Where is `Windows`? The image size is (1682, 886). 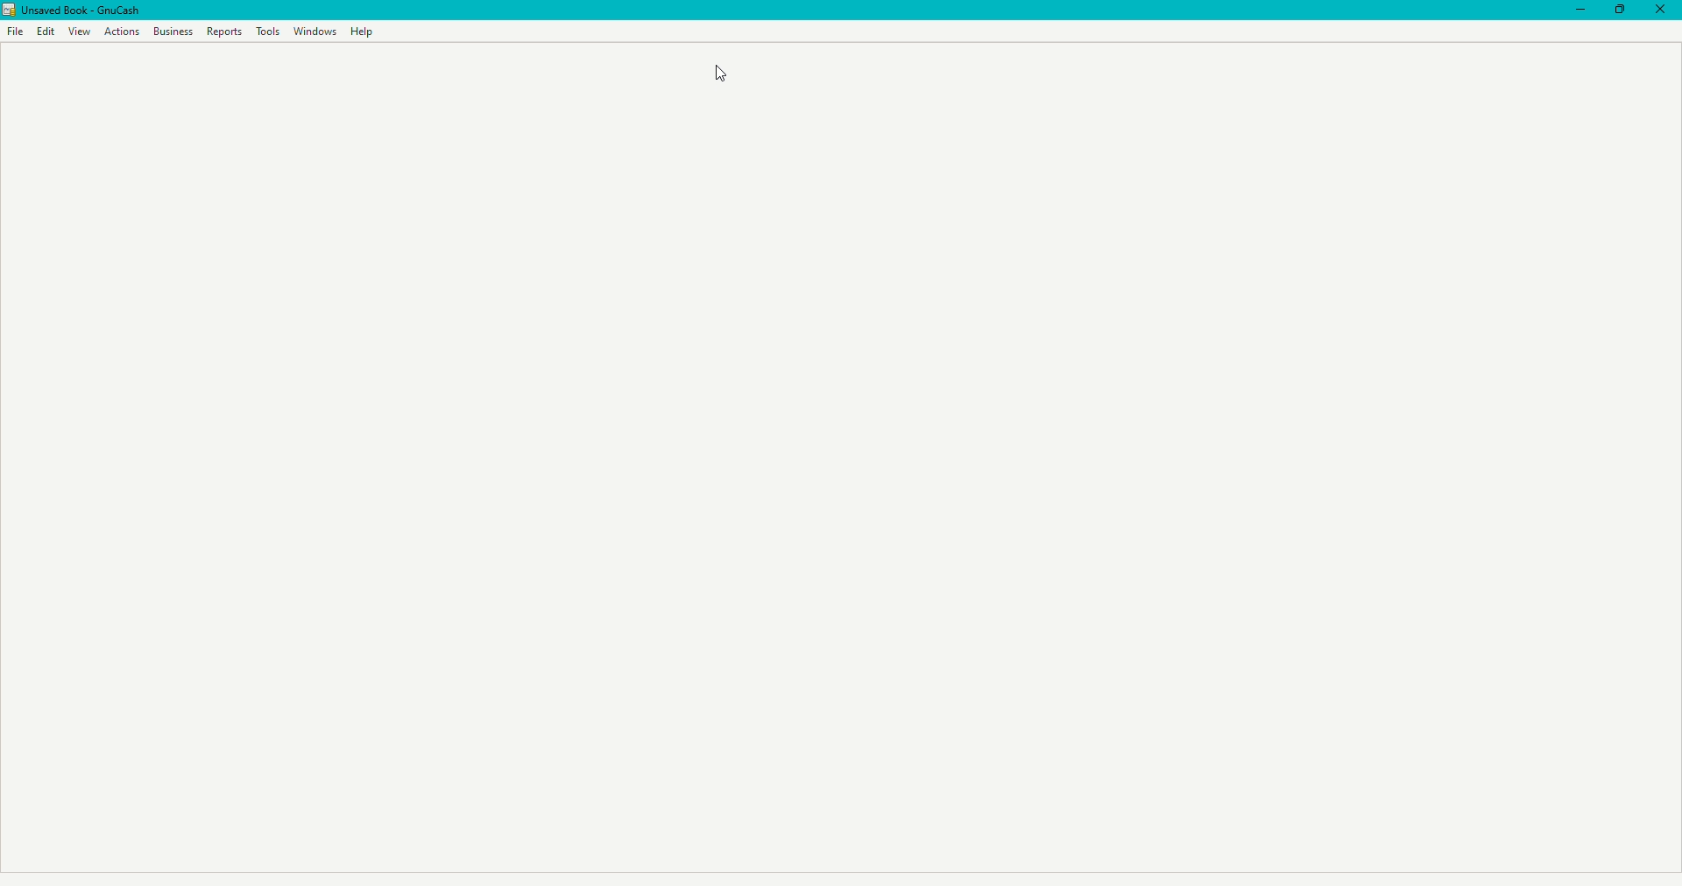 Windows is located at coordinates (315, 32).